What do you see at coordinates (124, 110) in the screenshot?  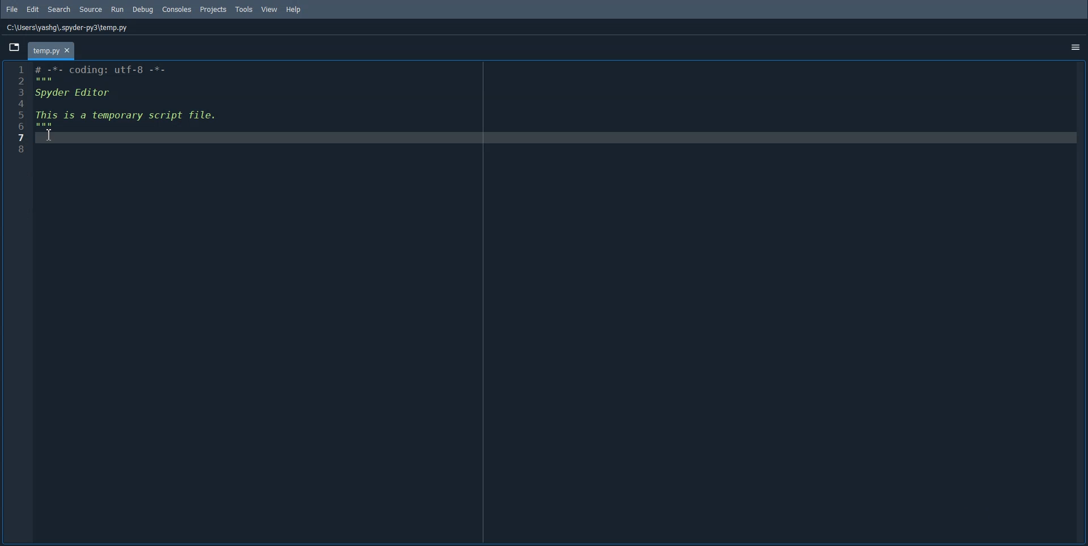 I see `1 # -*- coding: utf-8 -*-

Bl:

3 Spyder Editor

i

5 This is a temporary script file.
© Bs

7

8` at bounding box center [124, 110].